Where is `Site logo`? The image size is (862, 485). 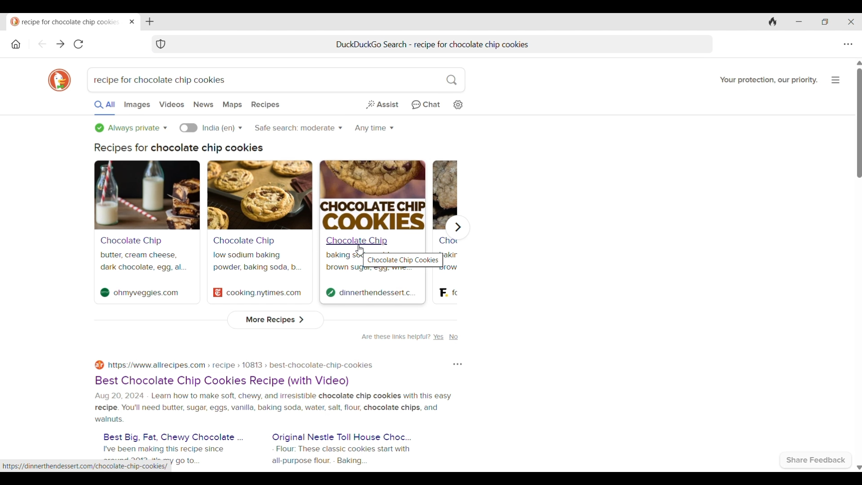
Site logo is located at coordinates (444, 293).